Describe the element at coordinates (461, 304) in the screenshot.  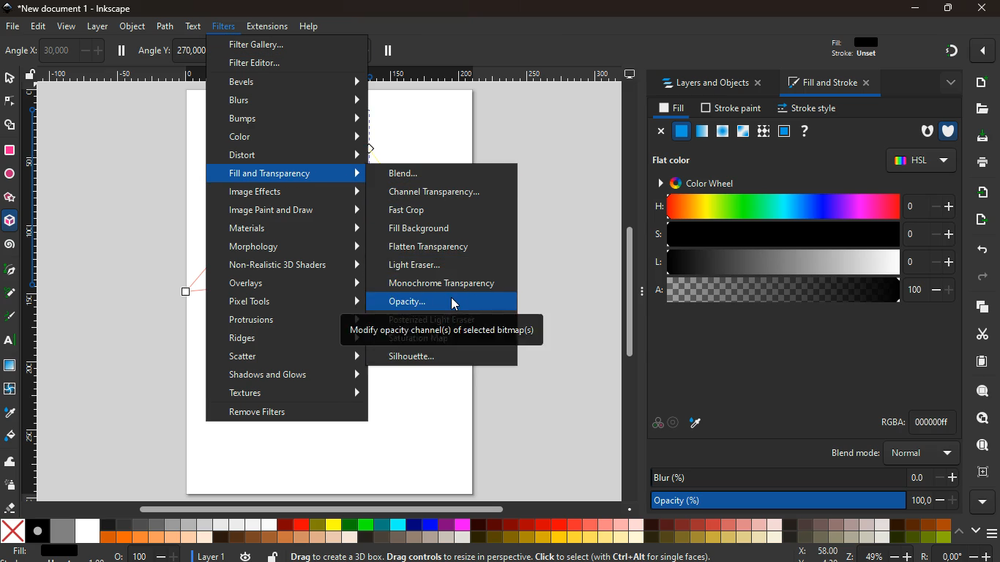
I see `Cursor` at that location.